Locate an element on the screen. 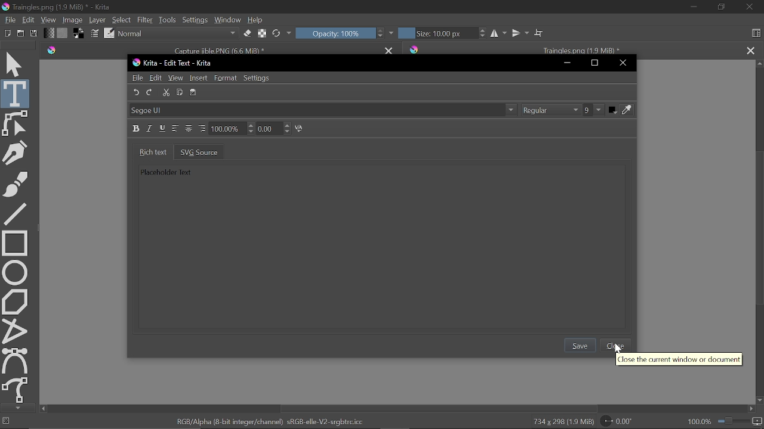 The width and height of the screenshot is (764, 429). Gradient fill is located at coordinates (48, 34).